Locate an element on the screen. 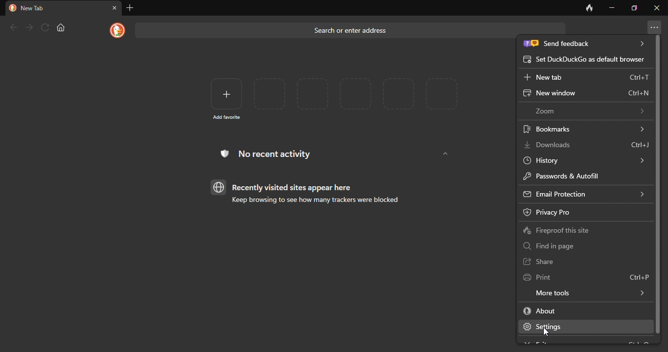 The height and width of the screenshot is (352, 668). cursor movement is located at coordinates (548, 333).